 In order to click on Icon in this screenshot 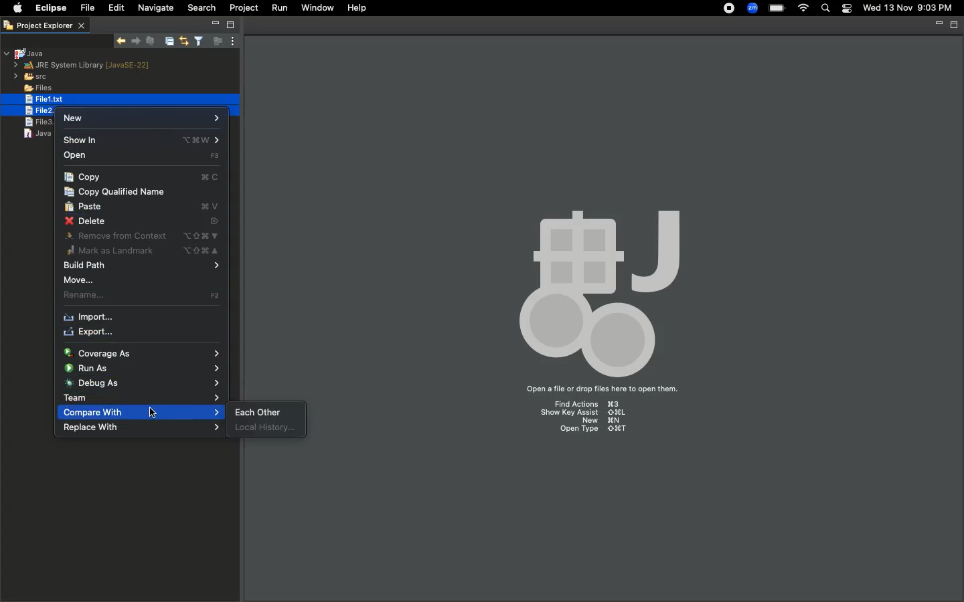, I will do `click(598, 282)`.